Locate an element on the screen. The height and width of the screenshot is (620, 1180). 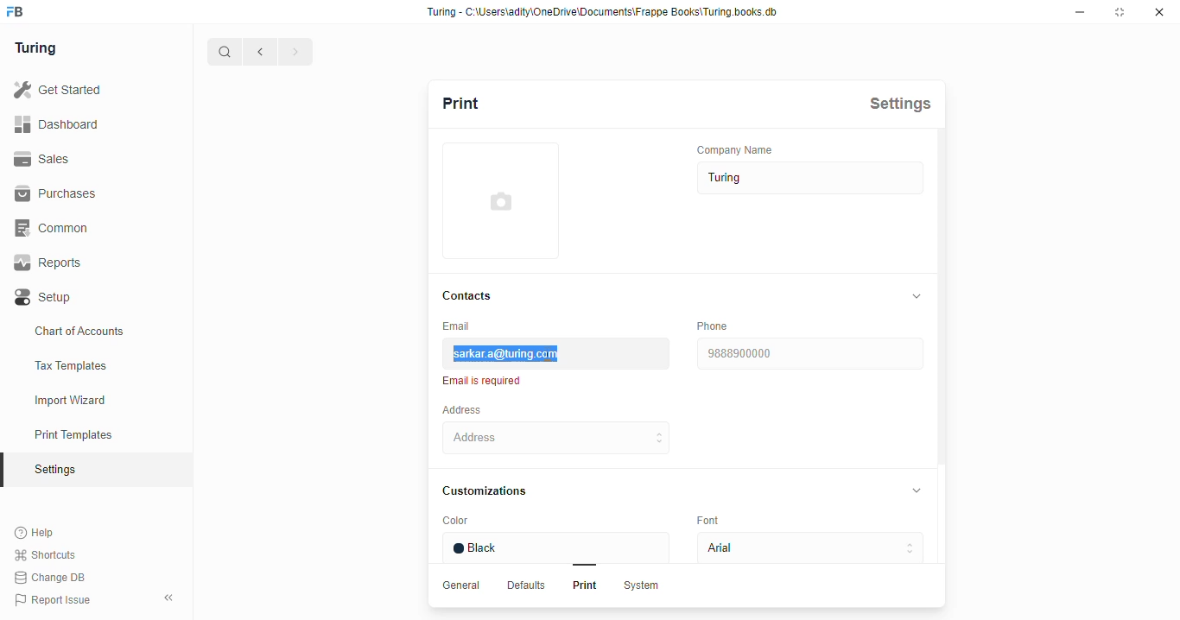
Email is required is located at coordinates (485, 381).